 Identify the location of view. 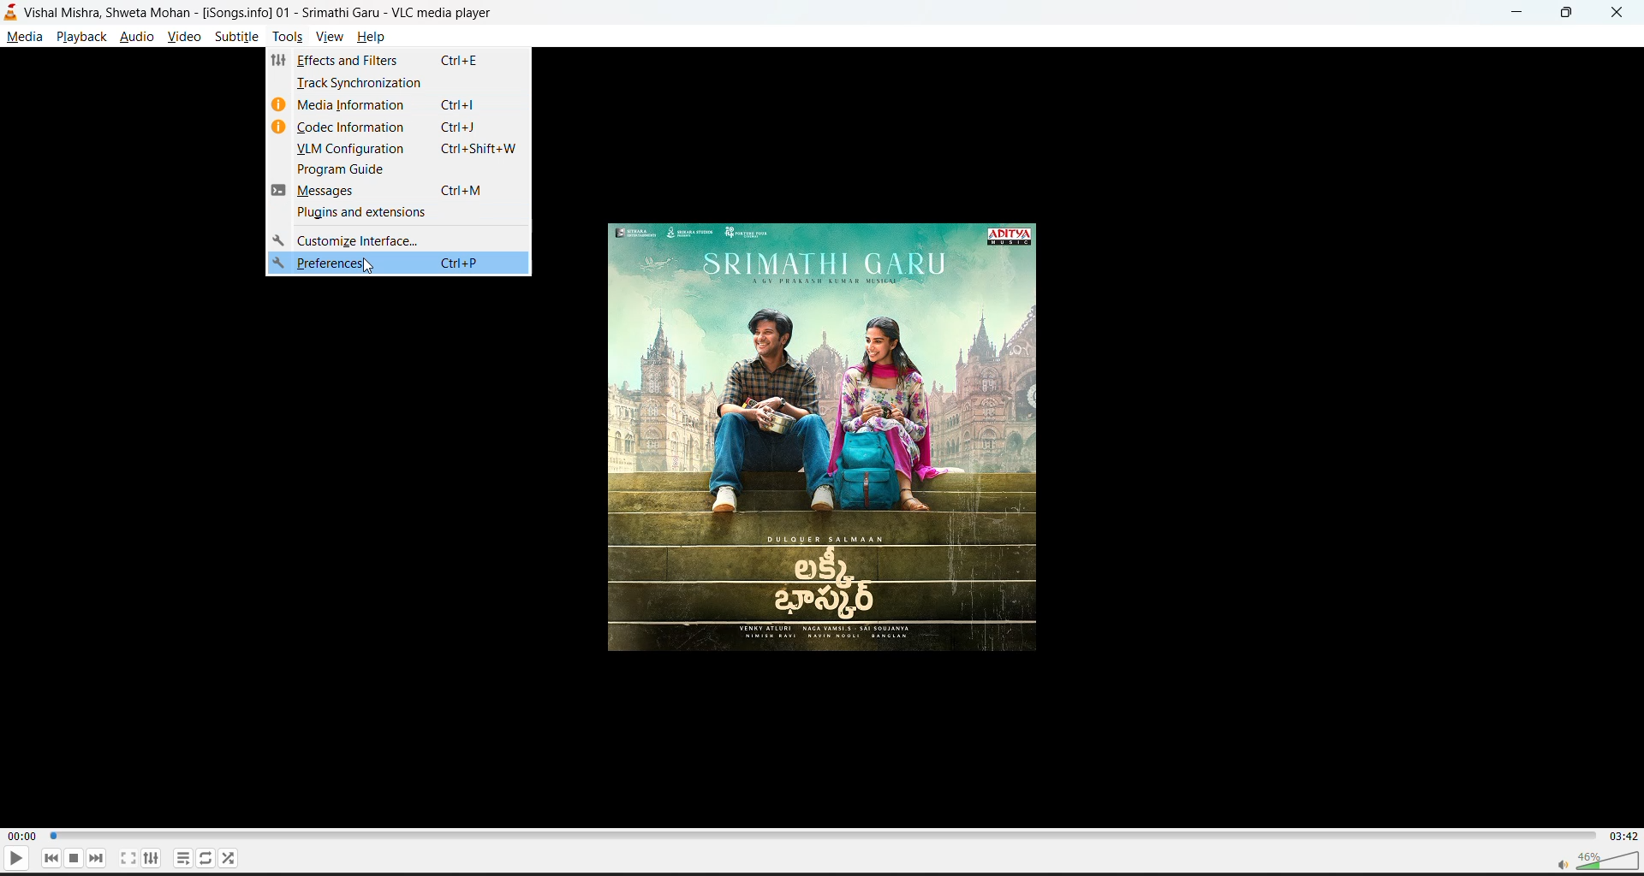
(332, 40).